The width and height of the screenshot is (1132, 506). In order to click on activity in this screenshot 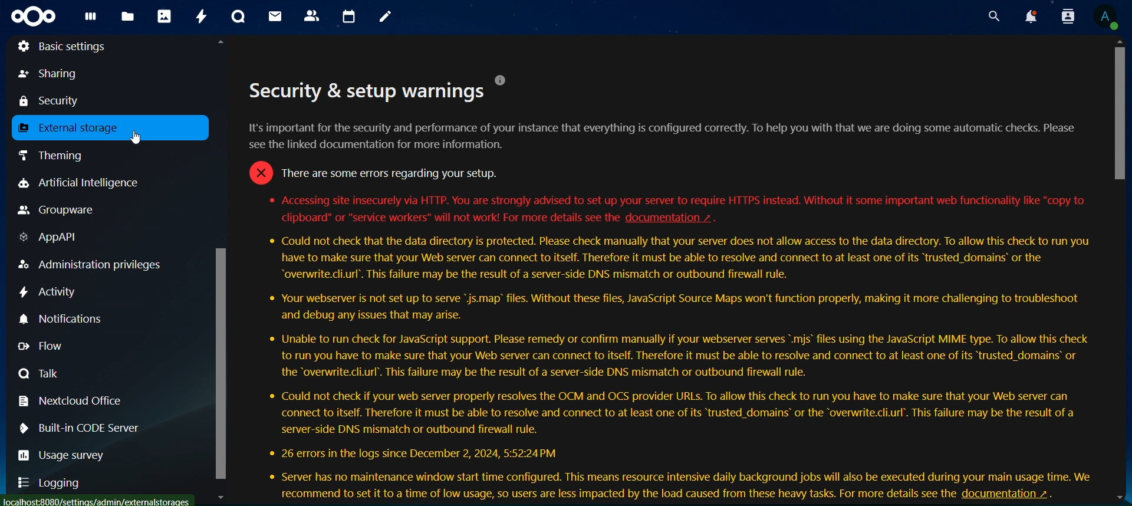, I will do `click(199, 17)`.